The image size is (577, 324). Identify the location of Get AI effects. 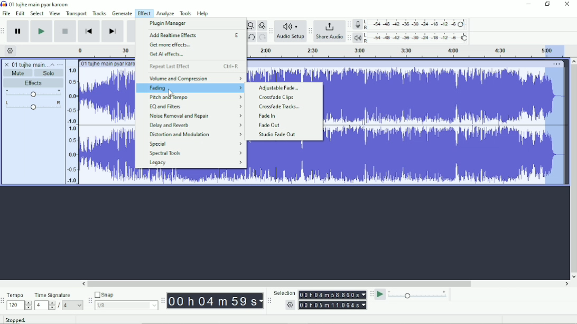
(169, 54).